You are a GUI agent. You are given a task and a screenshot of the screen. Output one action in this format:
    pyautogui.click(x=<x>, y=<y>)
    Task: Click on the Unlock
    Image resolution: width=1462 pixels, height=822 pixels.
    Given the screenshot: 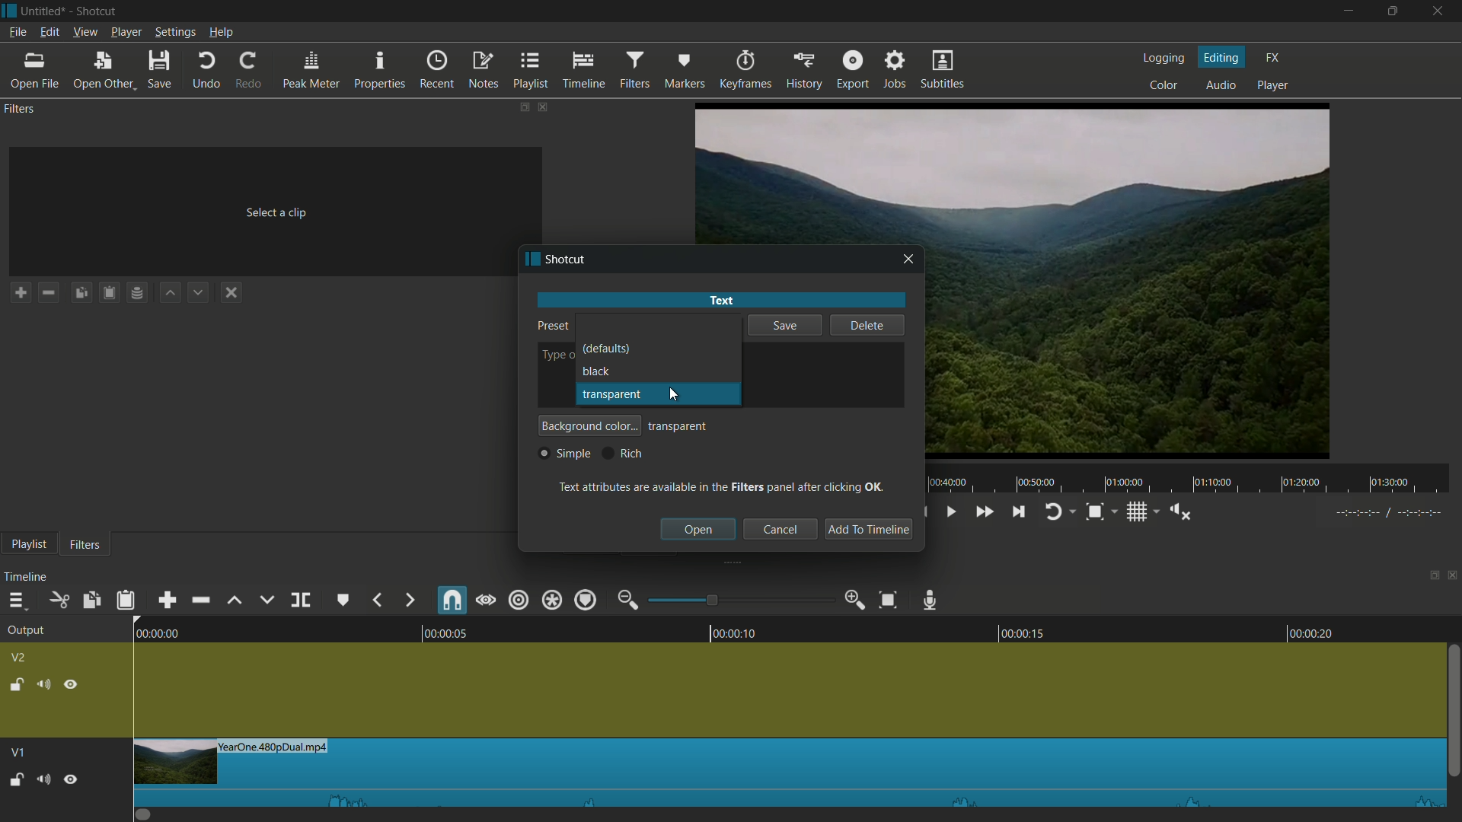 What is the action you would take?
    pyautogui.click(x=16, y=779)
    